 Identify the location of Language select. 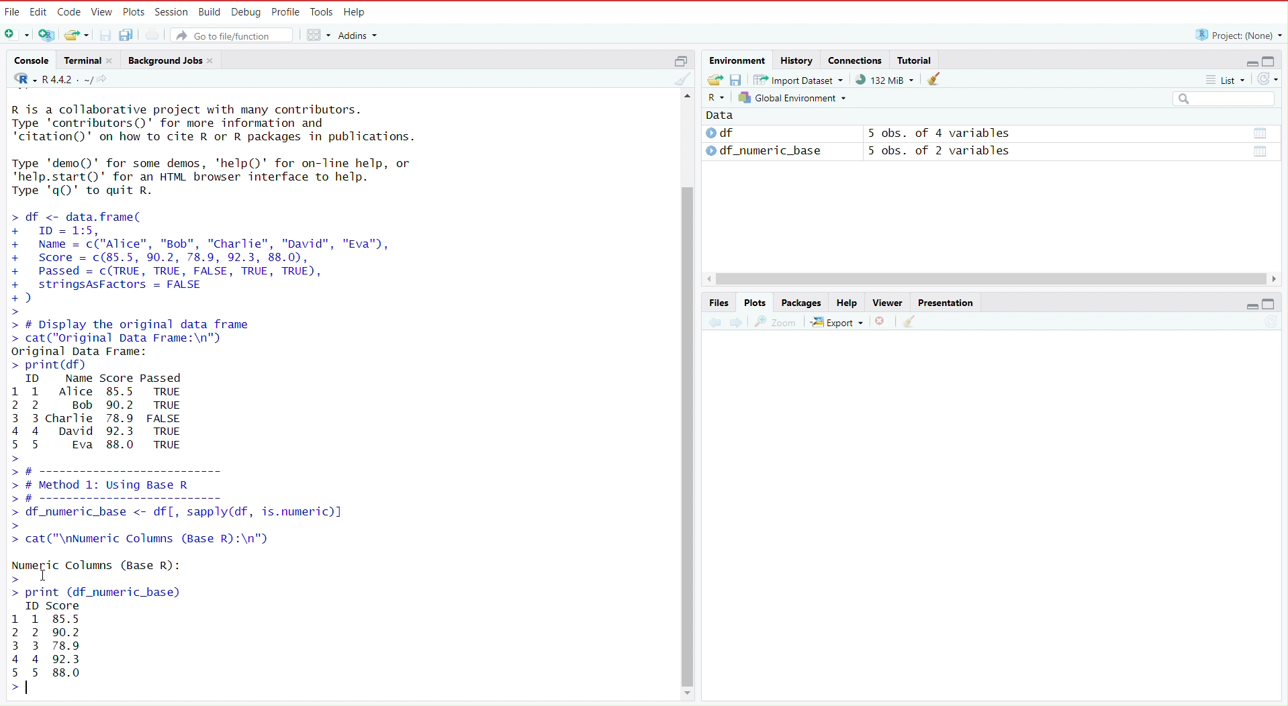
(715, 97).